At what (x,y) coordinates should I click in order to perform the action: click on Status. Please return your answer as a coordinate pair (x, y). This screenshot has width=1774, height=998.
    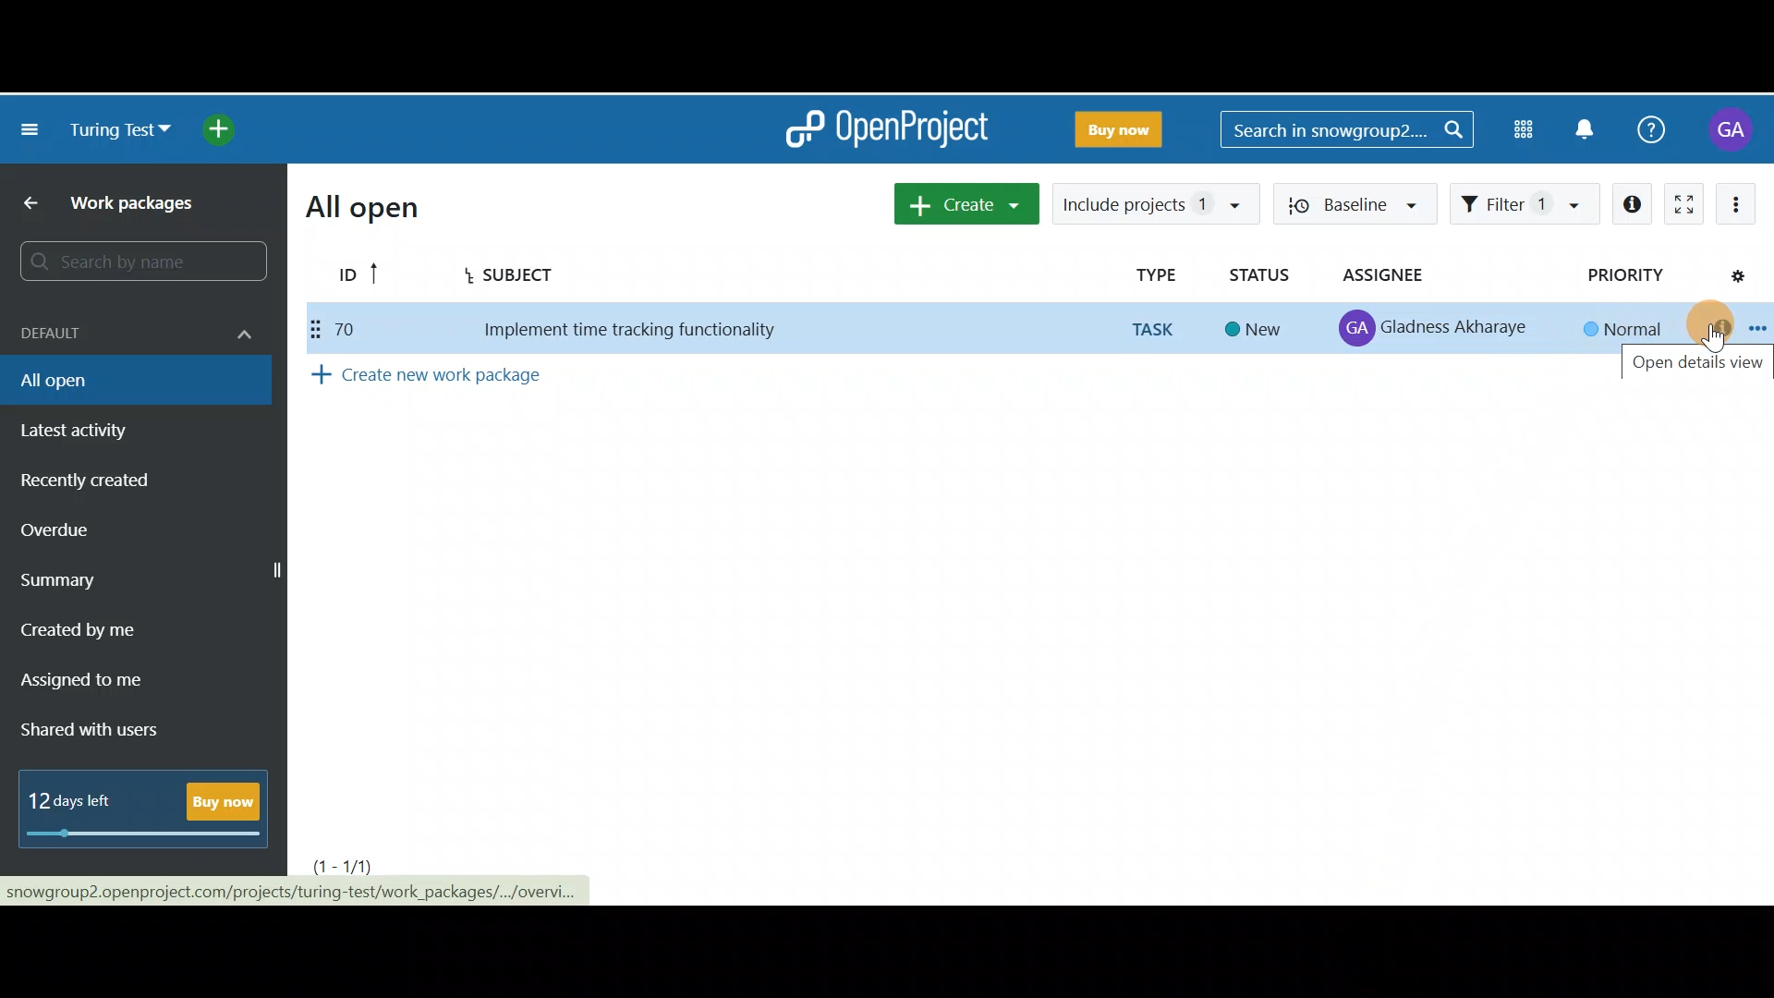
    Looking at the image, I should click on (1262, 274).